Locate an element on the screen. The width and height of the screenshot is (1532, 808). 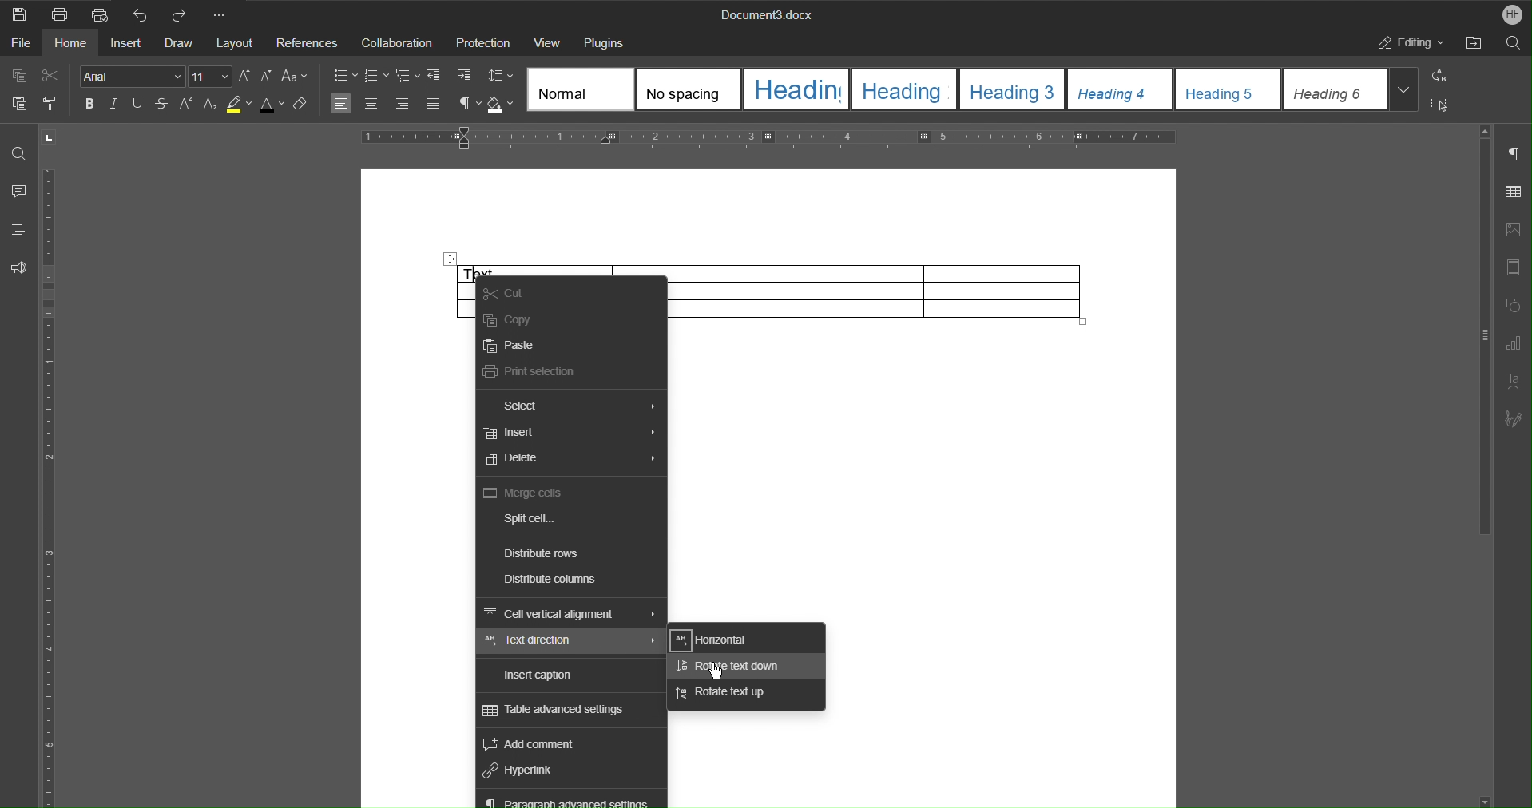
Text Color is located at coordinates (273, 104).